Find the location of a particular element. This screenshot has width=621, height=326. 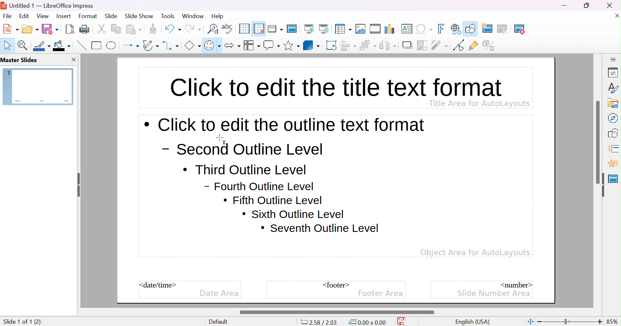

slide layout is located at coordinates (542, 29).